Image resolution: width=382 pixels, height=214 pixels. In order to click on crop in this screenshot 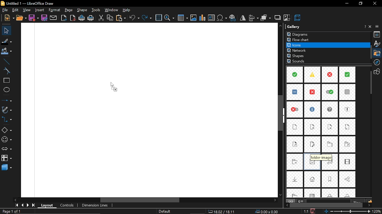, I will do `click(287, 18)`.